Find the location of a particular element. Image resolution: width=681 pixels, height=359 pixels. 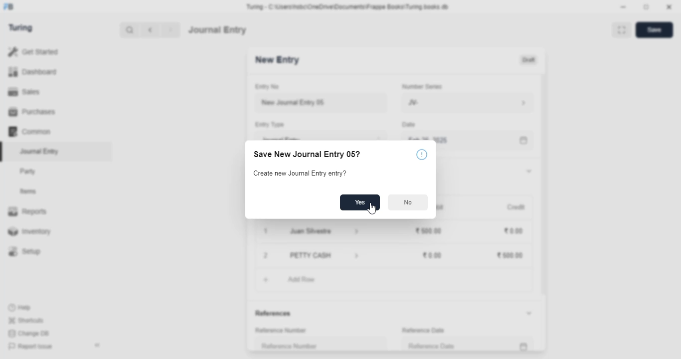

toggle sidebar is located at coordinates (98, 345).